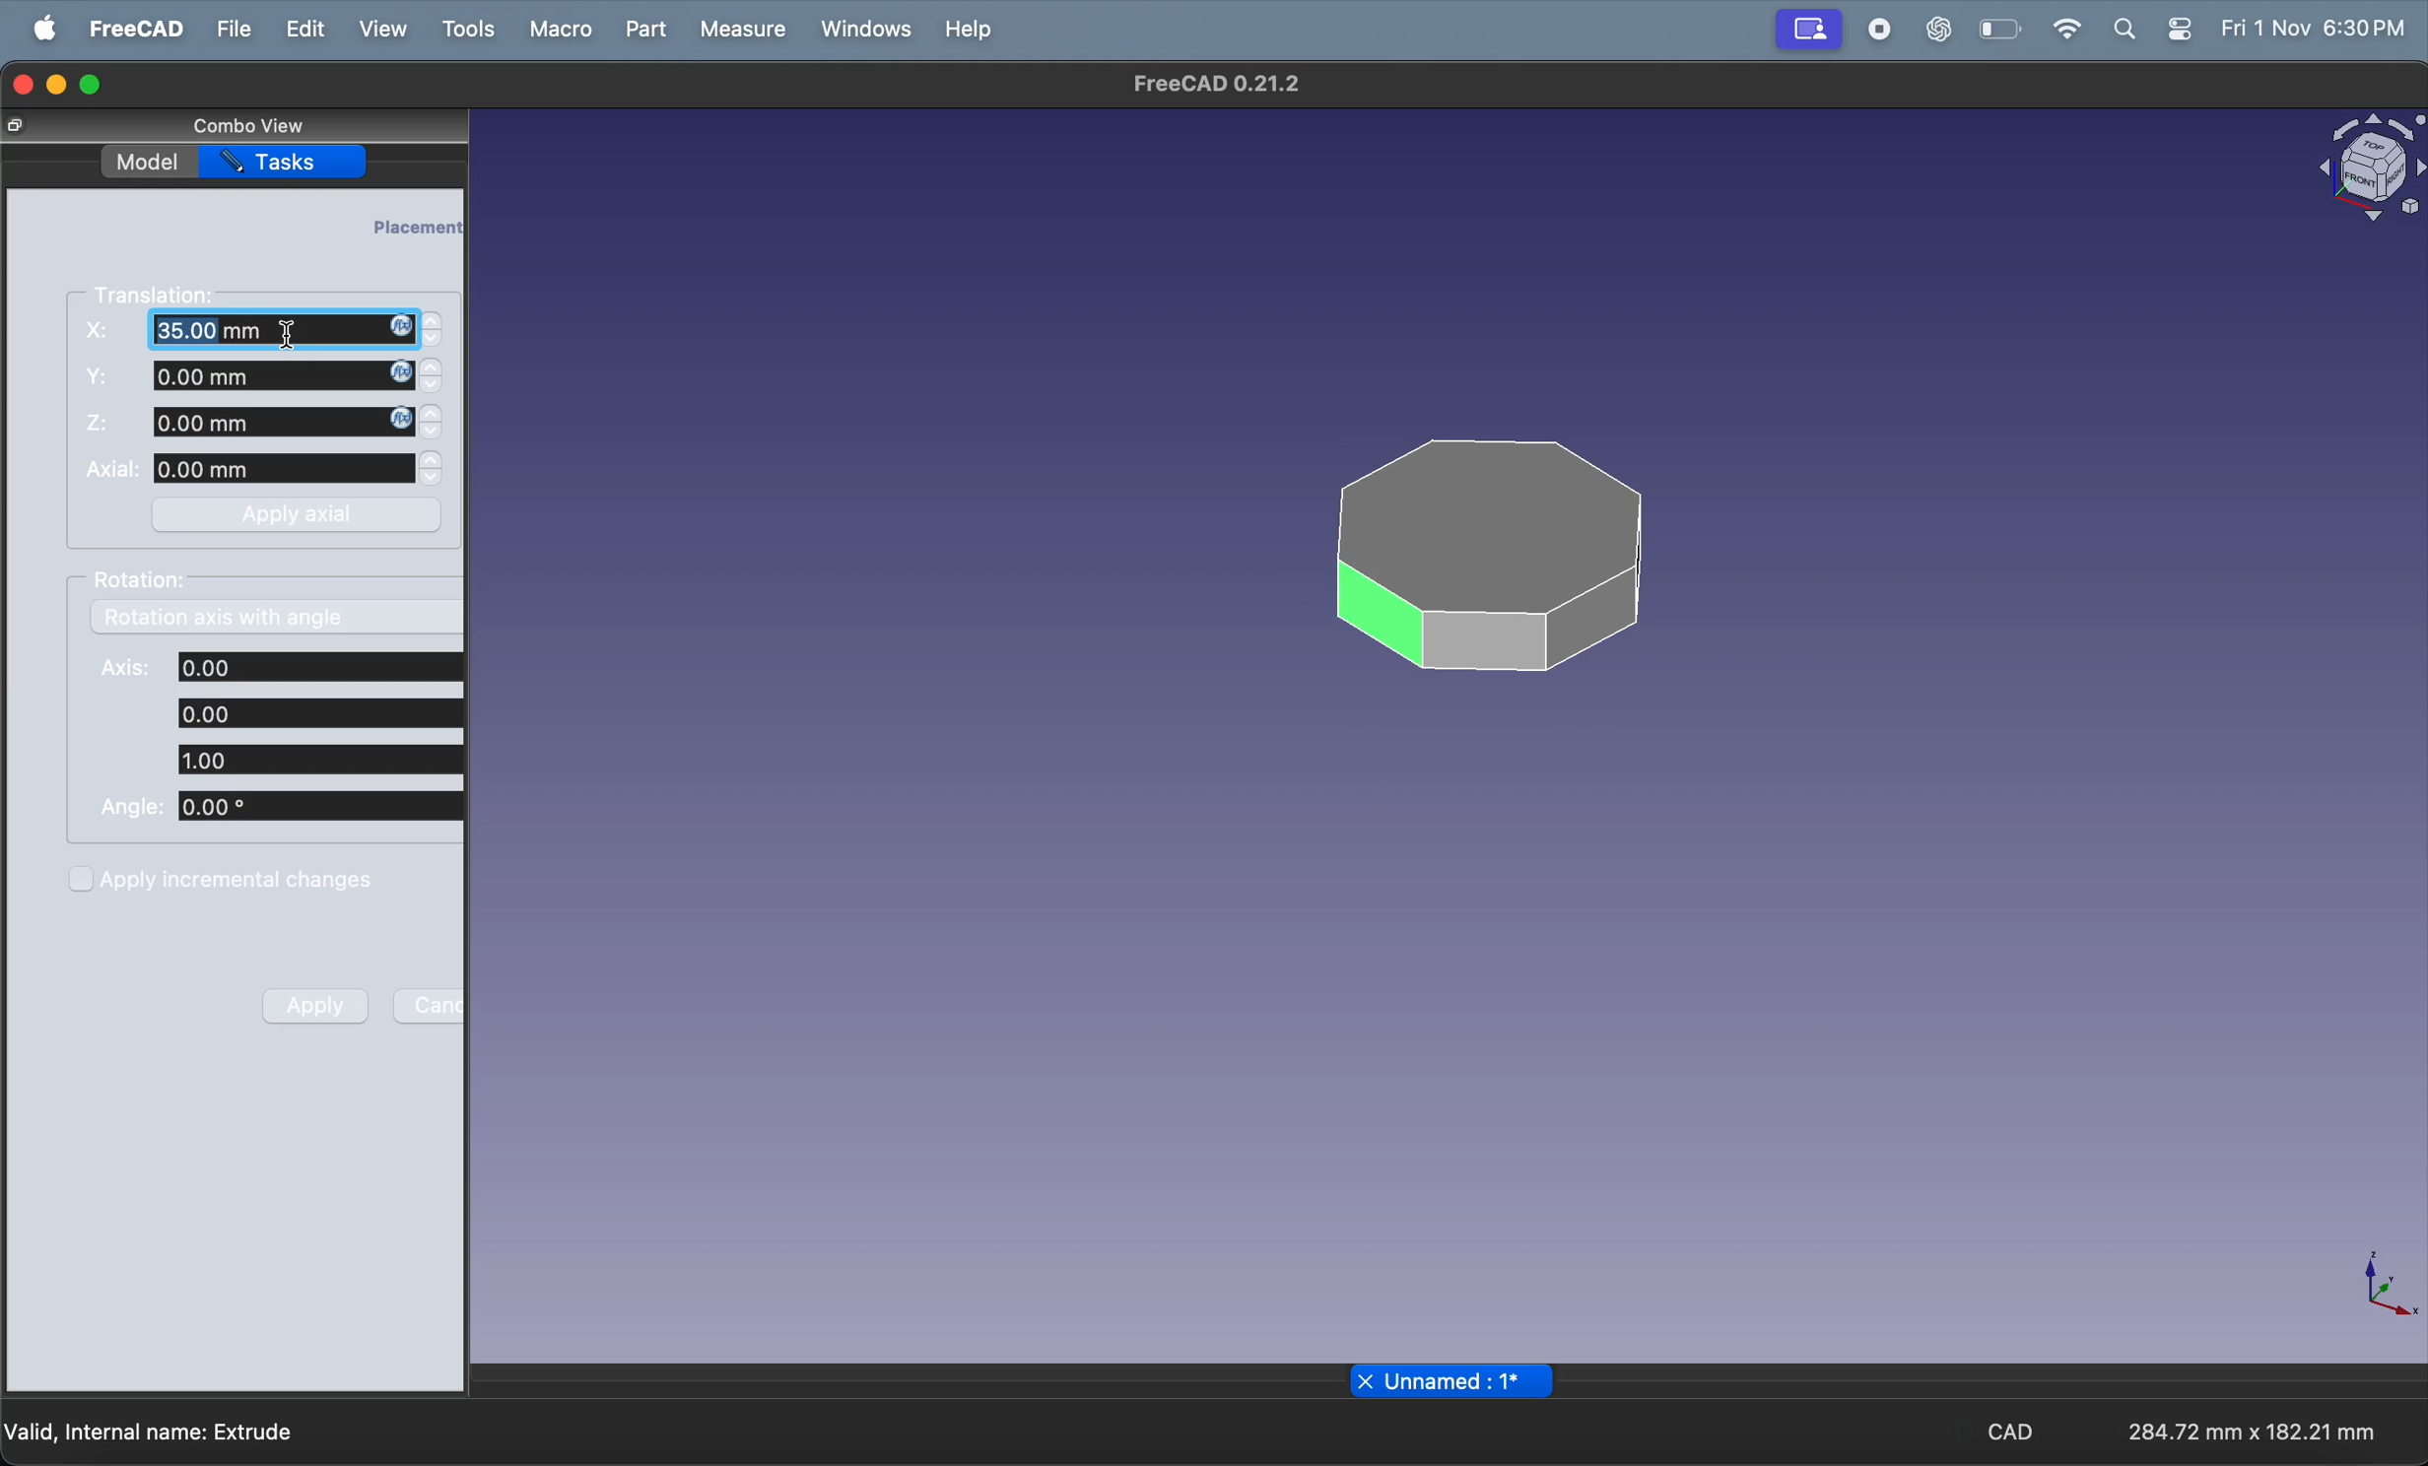 The image size is (2428, 1466). What do you see at coordinates (2125, 28) in the screenshot?
I see `search` at bounding box center [2125, 28].